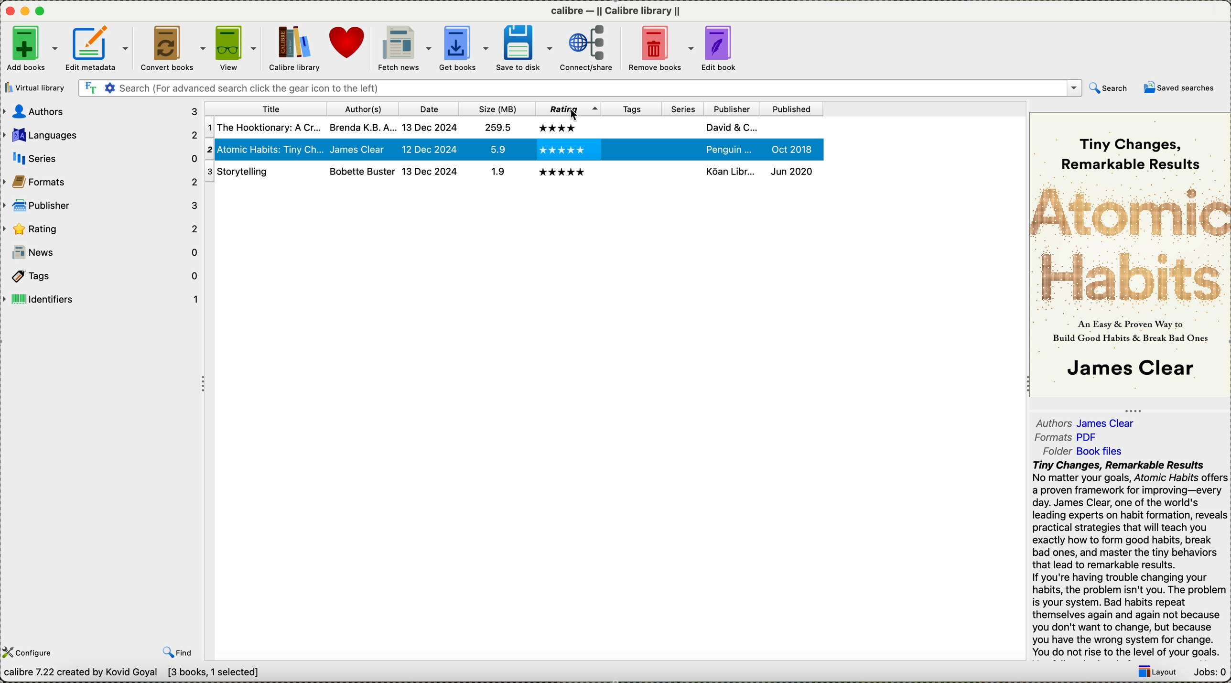 The height and width of the screenshot is (683, 1231). What do you see at coordinates (100, 205) in the screenshot?
I see `publisher` at bounding box center [100, 205].